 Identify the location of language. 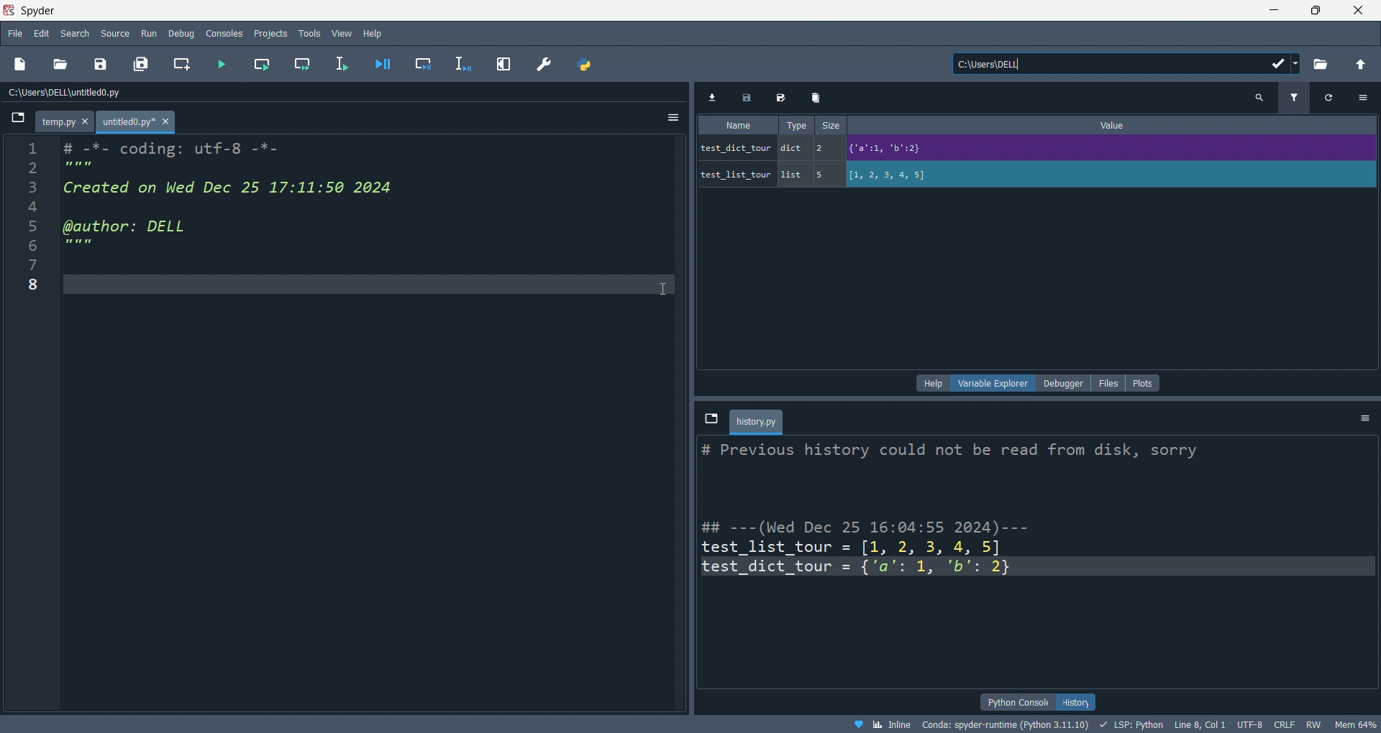
(1130, 724).